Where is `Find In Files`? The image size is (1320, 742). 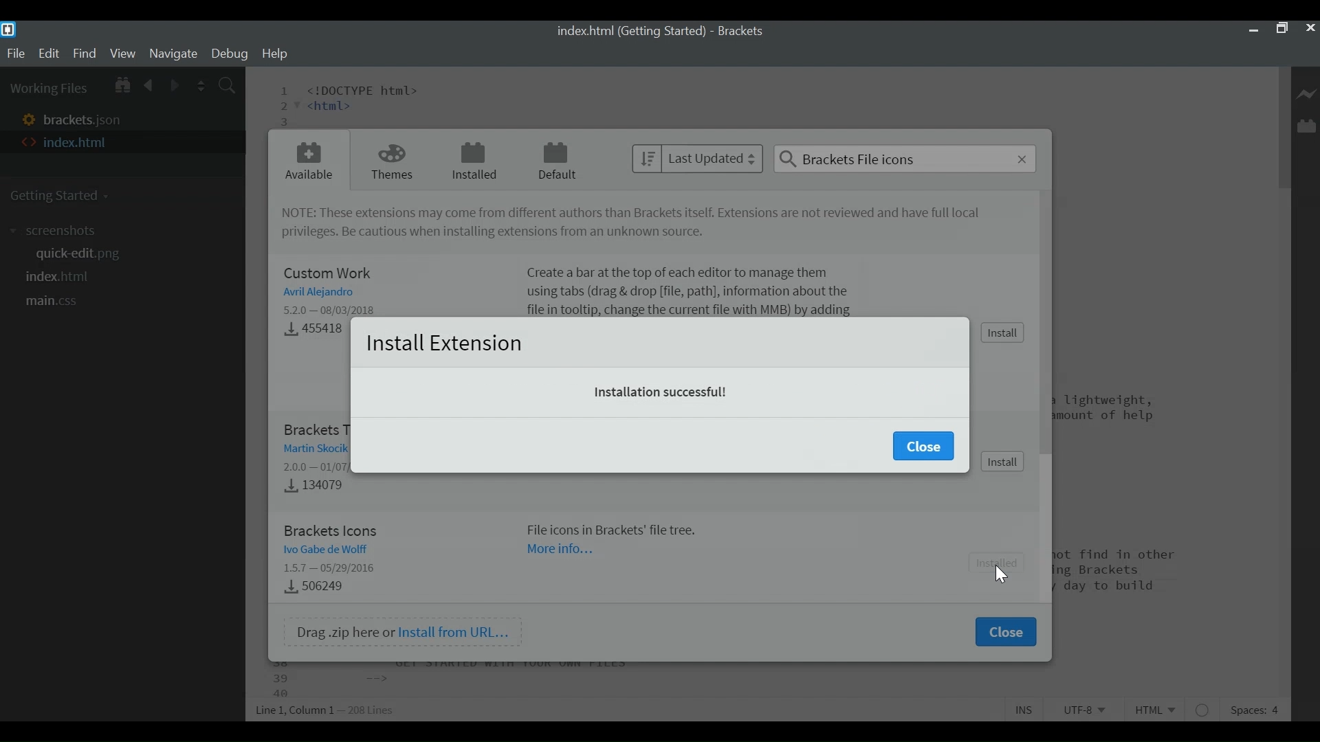 Find In Files is located at coordinates (228, 85).